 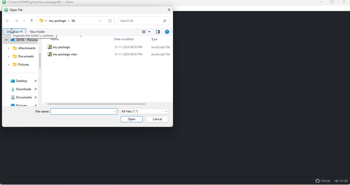 What do you see at coordinates (83, 38) in the screenshot?
I see `sort order` at bounding box center [83, 38].